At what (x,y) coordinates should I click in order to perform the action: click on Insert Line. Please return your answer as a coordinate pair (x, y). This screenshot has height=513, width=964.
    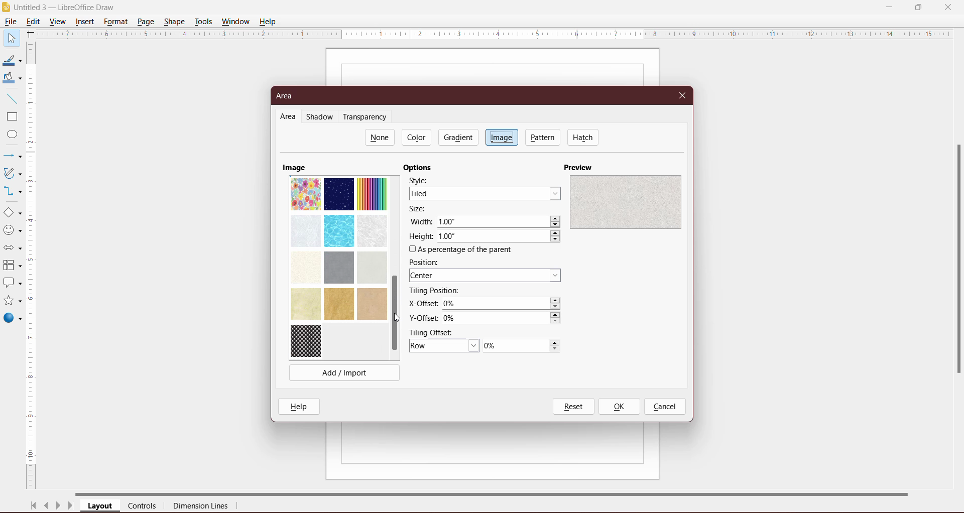
    Looking at the image, I should click on (11, 98).